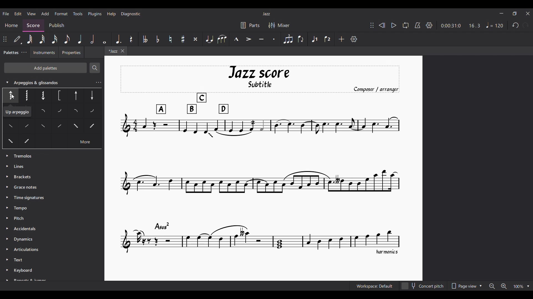 The width and height of the screenshot is (533, 299). I want to click on Default, so click(18, 38).